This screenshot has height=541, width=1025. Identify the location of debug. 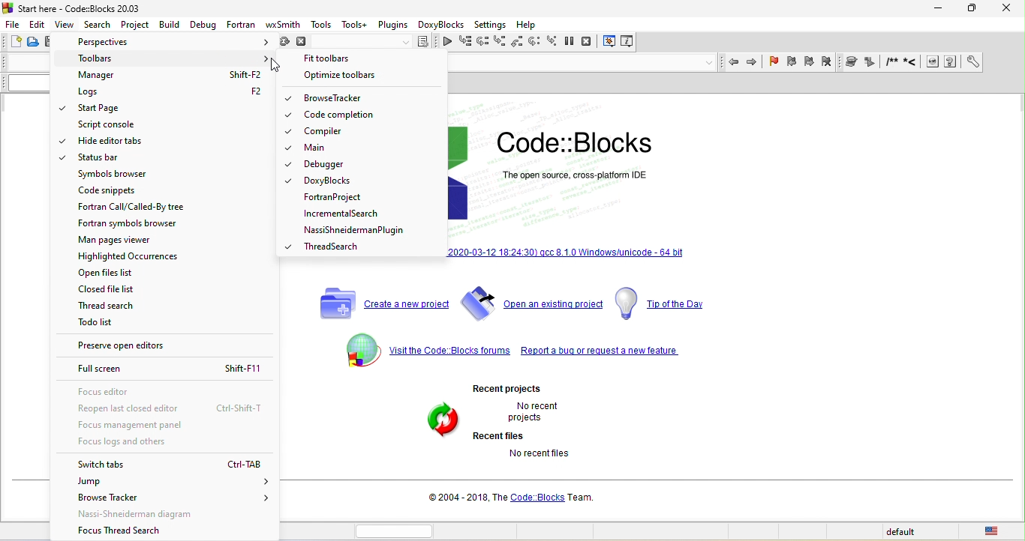
(200, 24).